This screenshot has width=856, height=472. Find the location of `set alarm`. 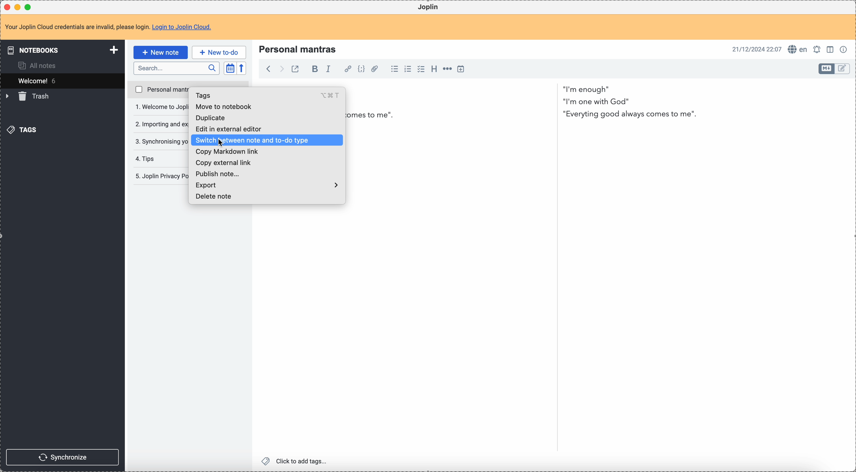

set alarm is located at coordinates (817, 49).